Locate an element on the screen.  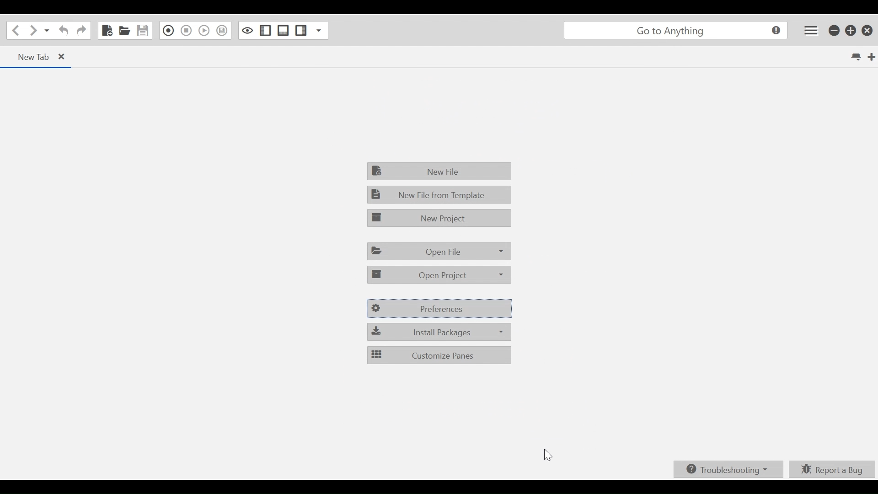
close is located at coordinates (869, 30).